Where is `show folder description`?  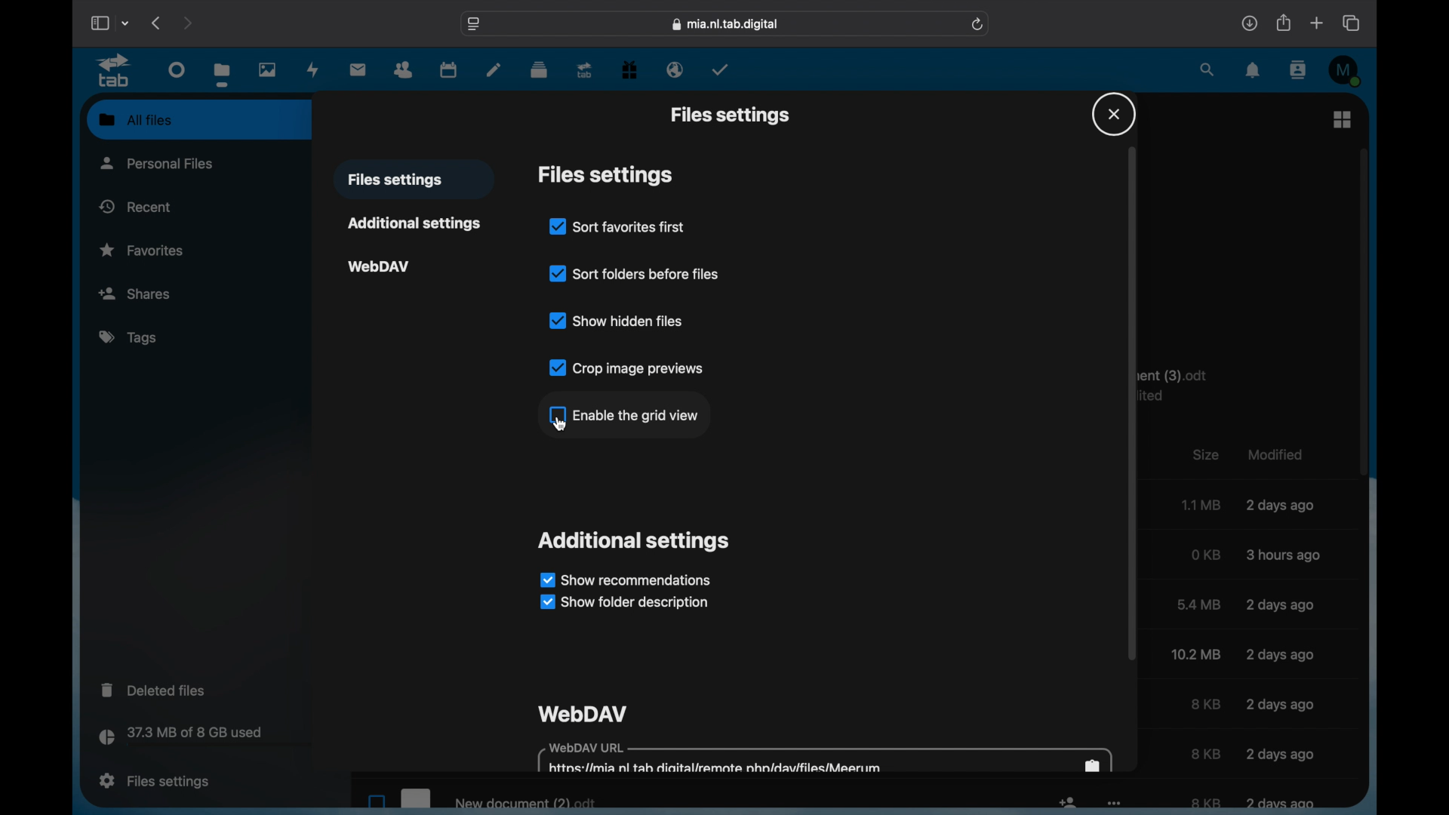
show folder description is located at coordinates (622, 603).